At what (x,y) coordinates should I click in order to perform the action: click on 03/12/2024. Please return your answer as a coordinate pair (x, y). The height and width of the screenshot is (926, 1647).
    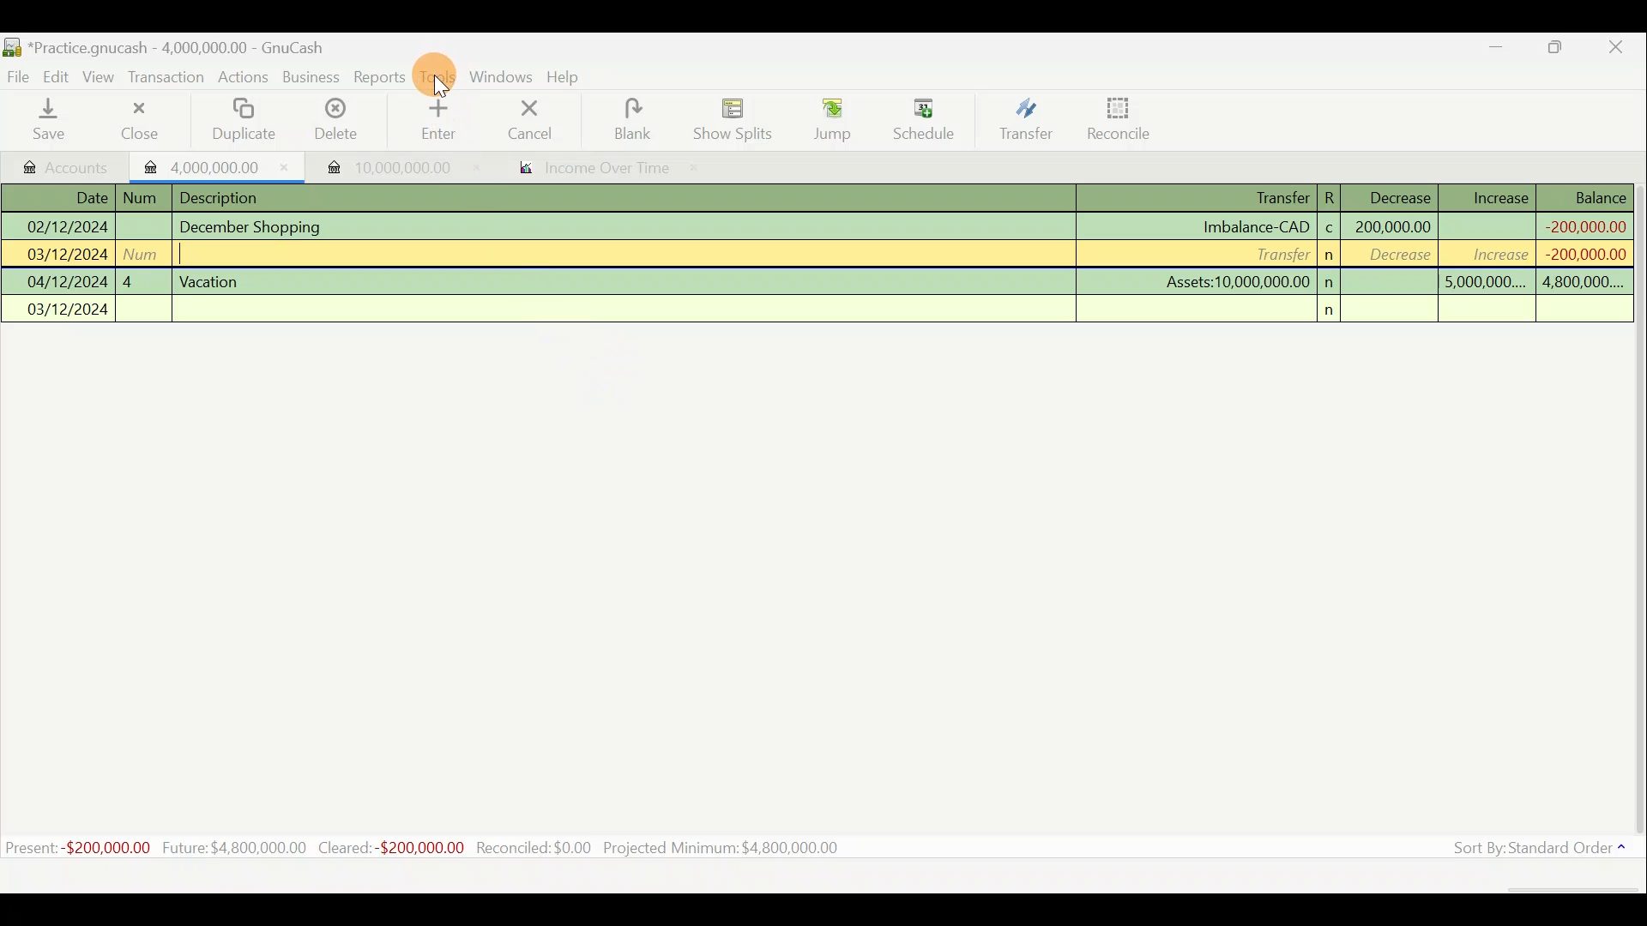
    Looking at the image, I should click on (68, 256).